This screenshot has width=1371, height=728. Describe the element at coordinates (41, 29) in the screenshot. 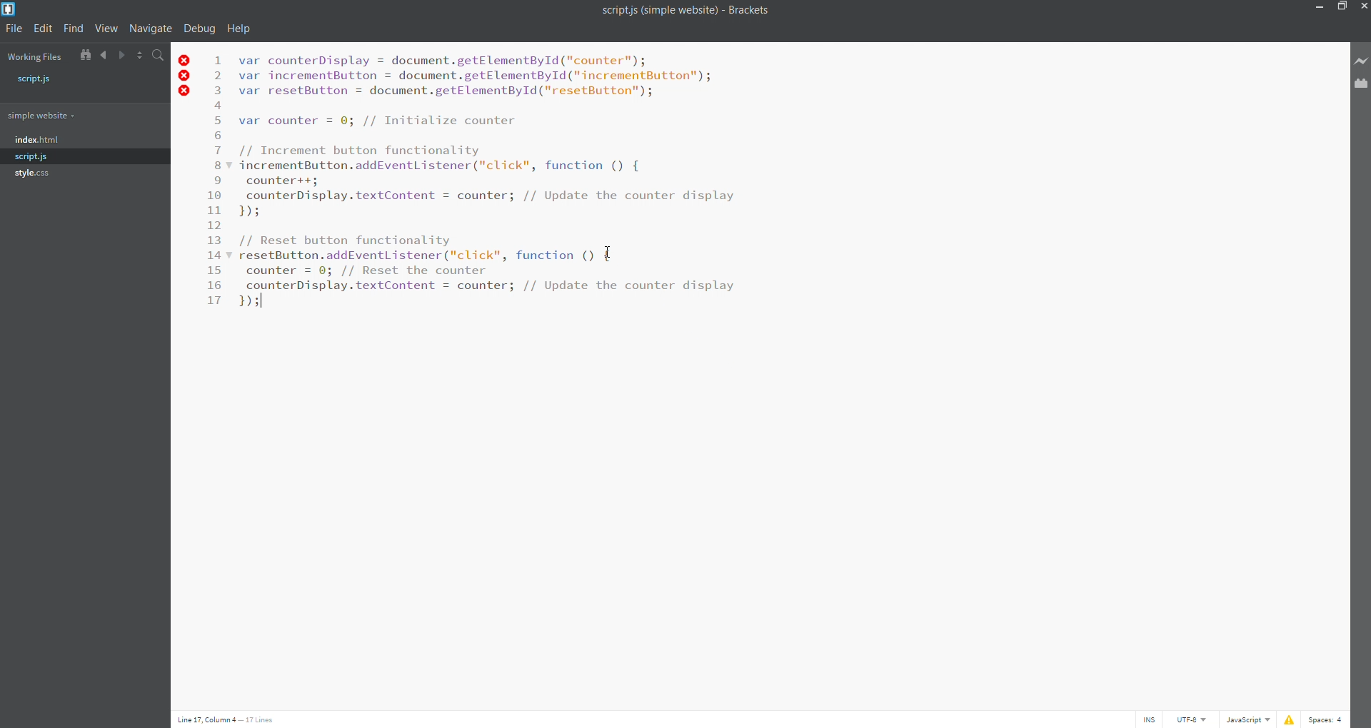

I see `edit` at that location.